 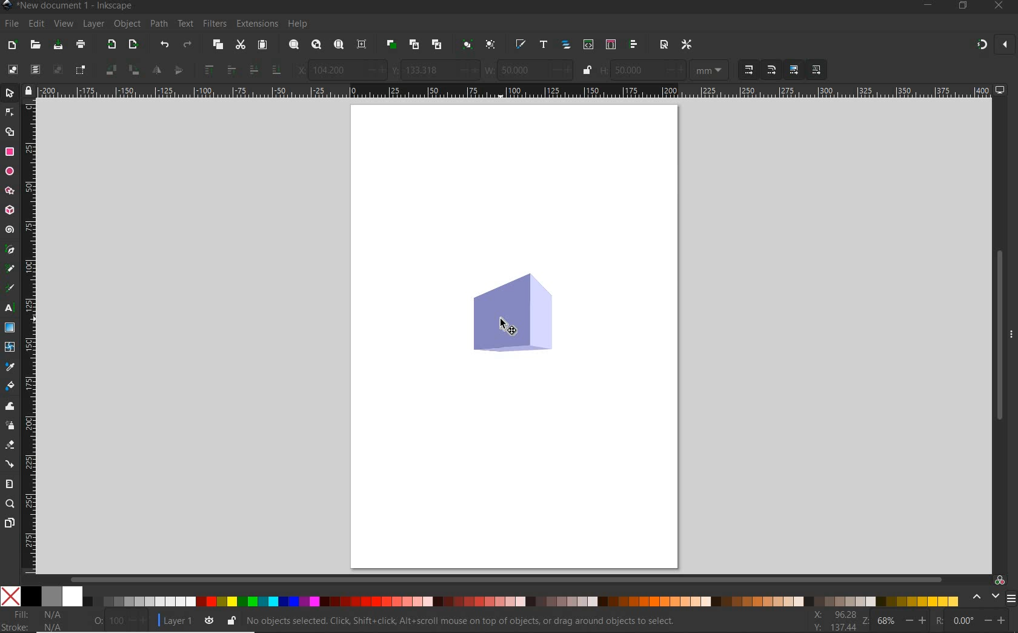 I want to click on object flip, so click(x=182, y=70).